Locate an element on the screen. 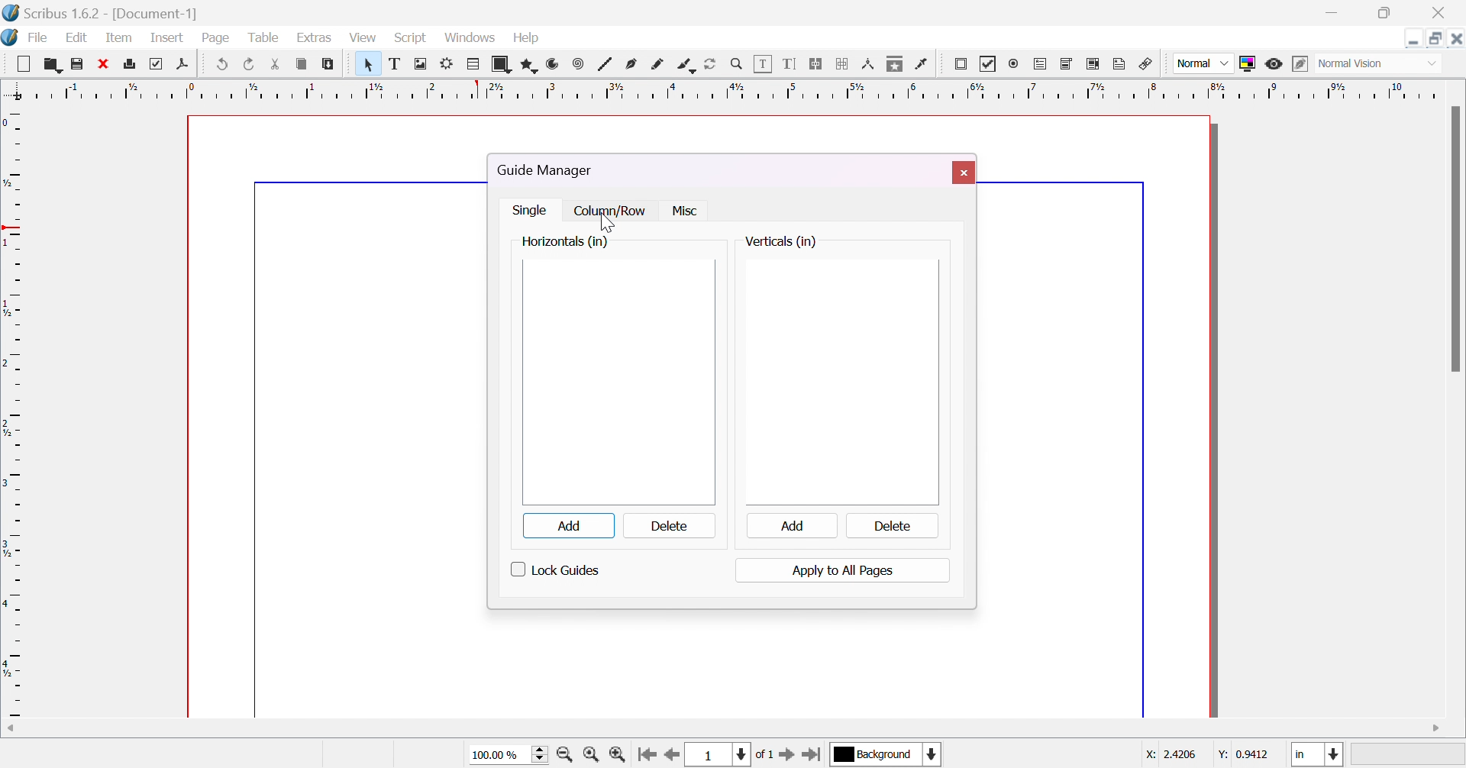 This screenshot has width=1466, height=768.  is located at coordinates (27, 63).